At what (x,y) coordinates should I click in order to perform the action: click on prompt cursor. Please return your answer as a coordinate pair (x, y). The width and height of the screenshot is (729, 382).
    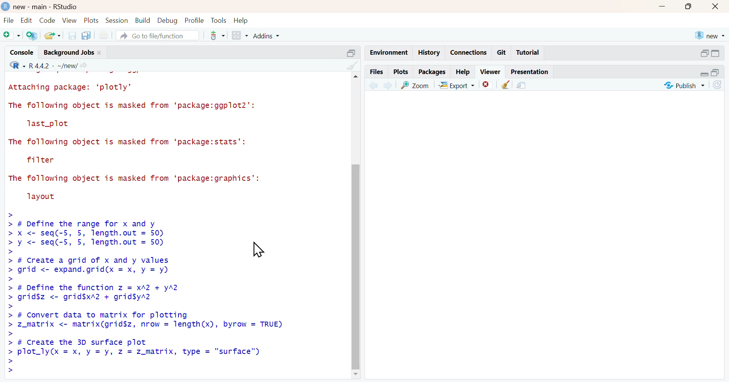
    Looking at the image, I should click on (9, 252).